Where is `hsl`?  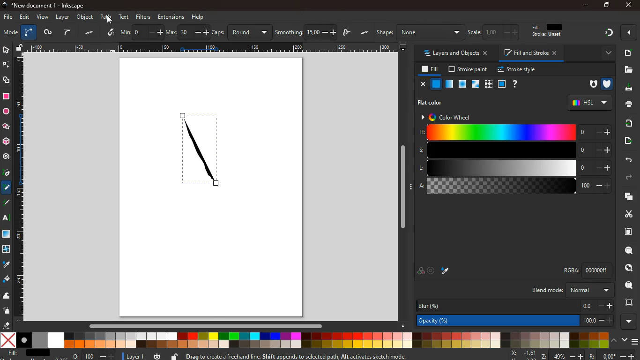
hsl is located at coordinates (589, 103).